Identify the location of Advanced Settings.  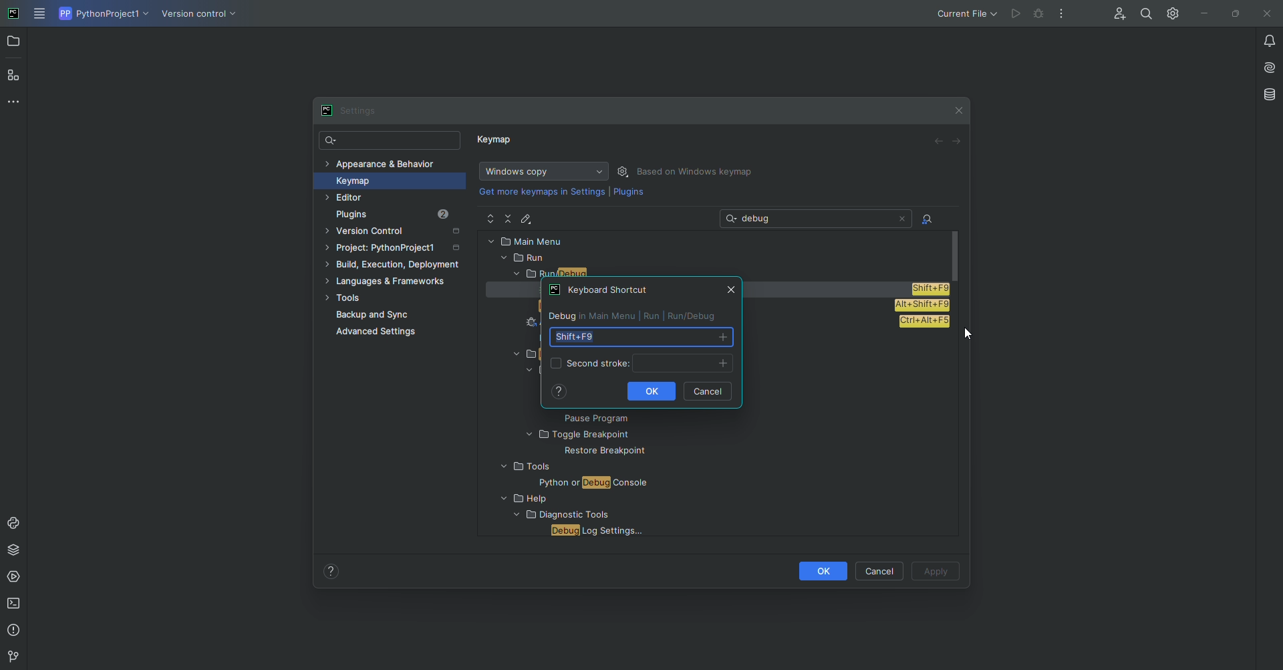
(380, 334).